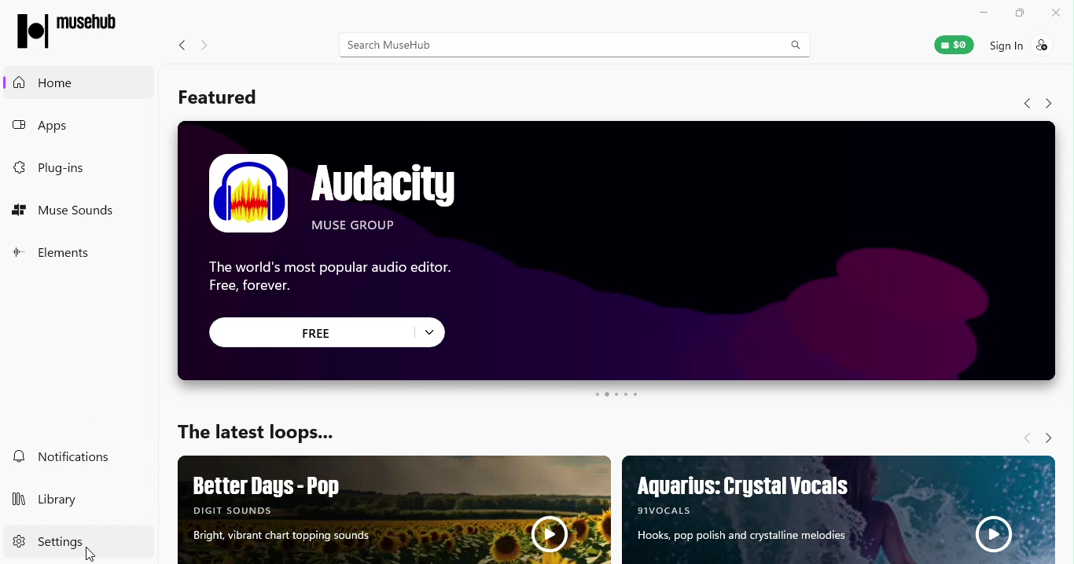  Describe the element at coordinates (45, 542) in the screenshot. I see `Settings` at that location.